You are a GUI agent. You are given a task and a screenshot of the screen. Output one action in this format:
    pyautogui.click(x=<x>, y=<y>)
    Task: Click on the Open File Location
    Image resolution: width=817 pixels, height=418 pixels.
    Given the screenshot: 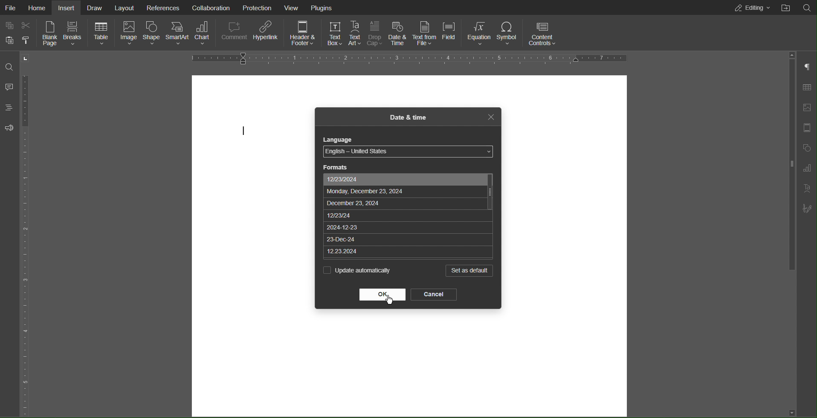 What is the action you would take?
    pyautogui.click(x=785, y=7)
    